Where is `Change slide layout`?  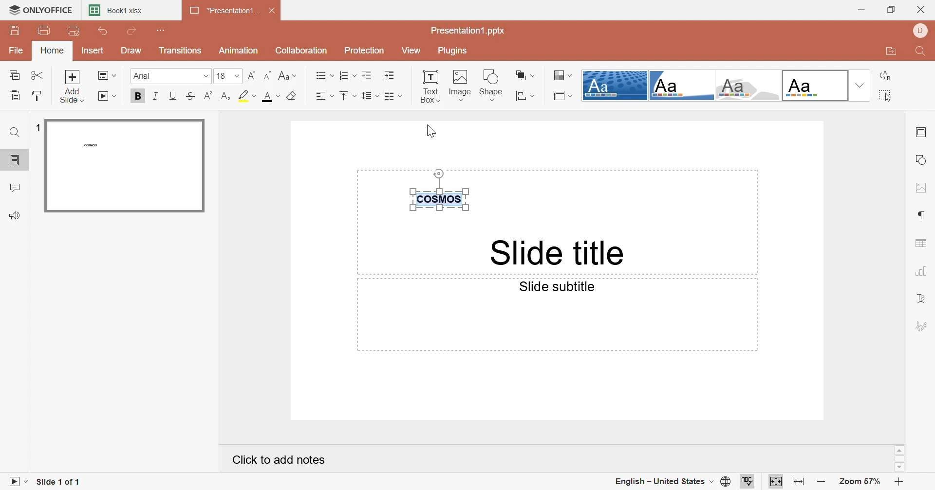
Change slide layout is located at coordinates (105, 76).